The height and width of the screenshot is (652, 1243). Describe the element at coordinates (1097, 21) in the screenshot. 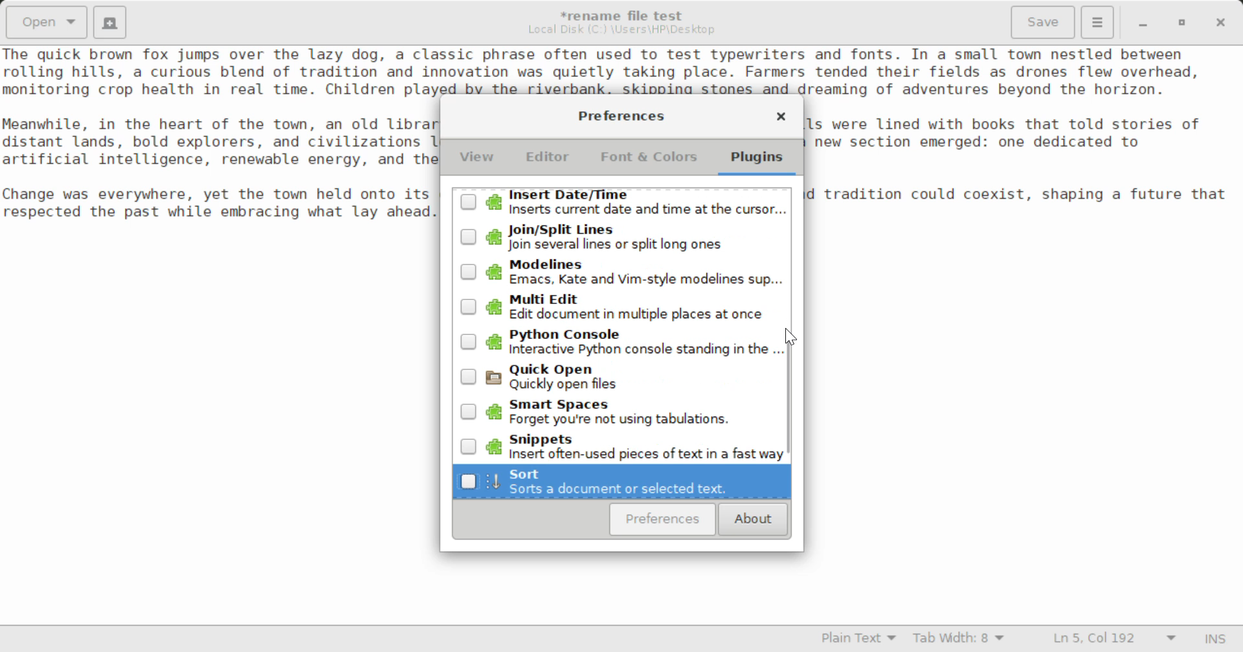

I see `Menu` at that location.